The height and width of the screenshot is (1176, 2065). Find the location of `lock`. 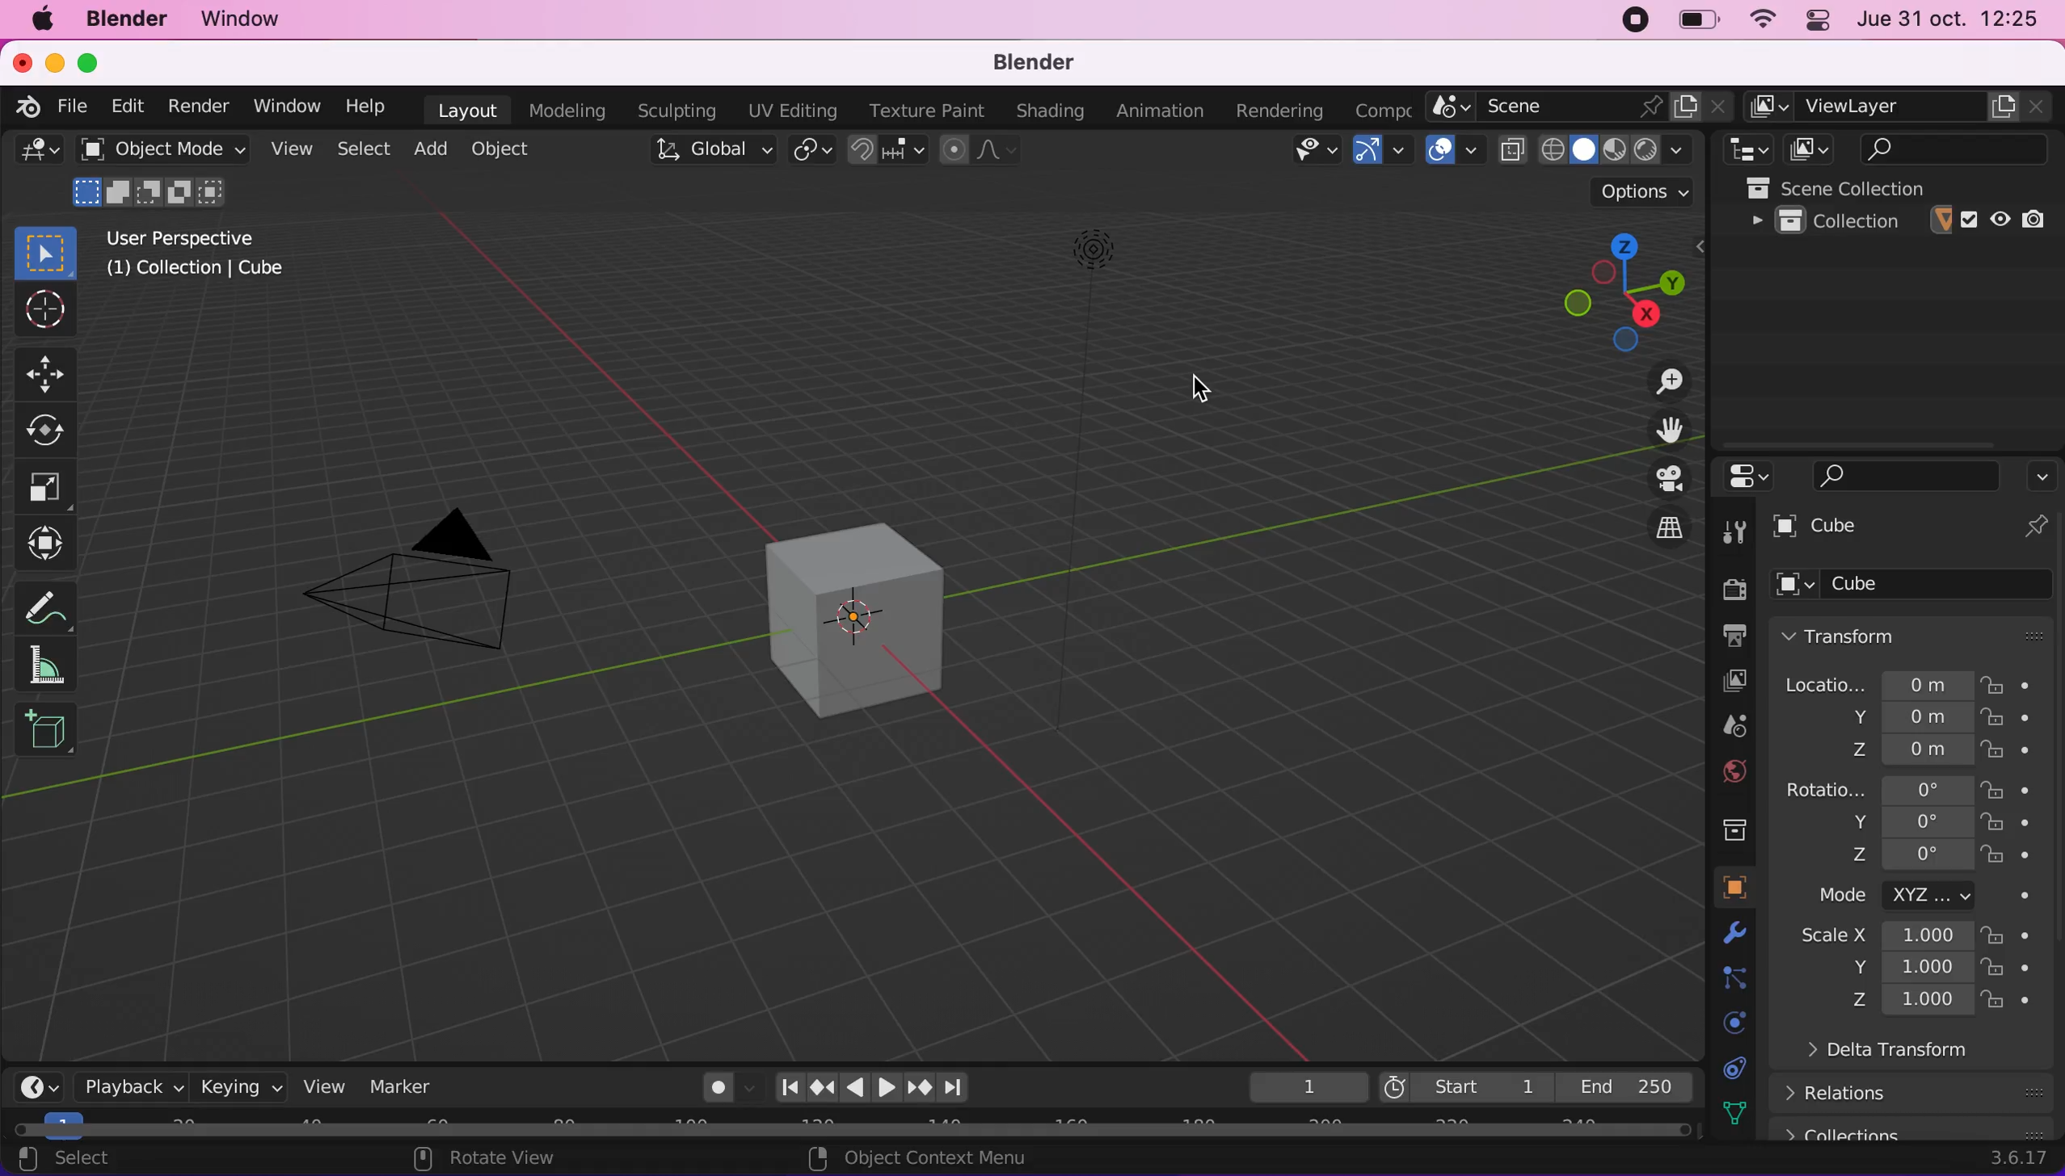

lock is located at coordinates (2021, 970).